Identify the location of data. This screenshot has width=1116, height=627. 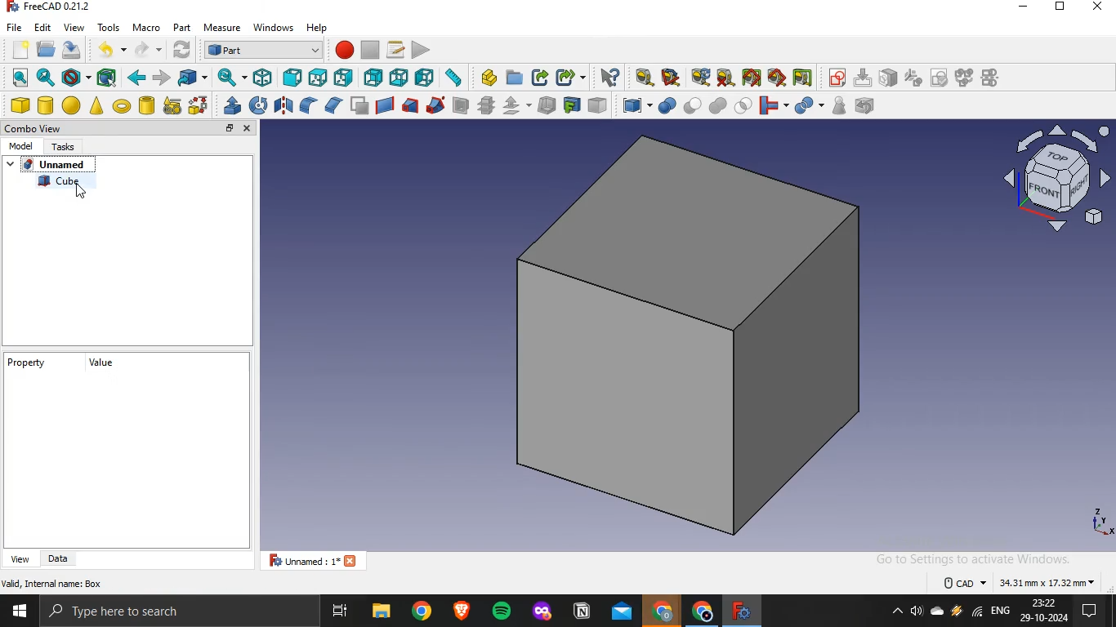
(60, 558).